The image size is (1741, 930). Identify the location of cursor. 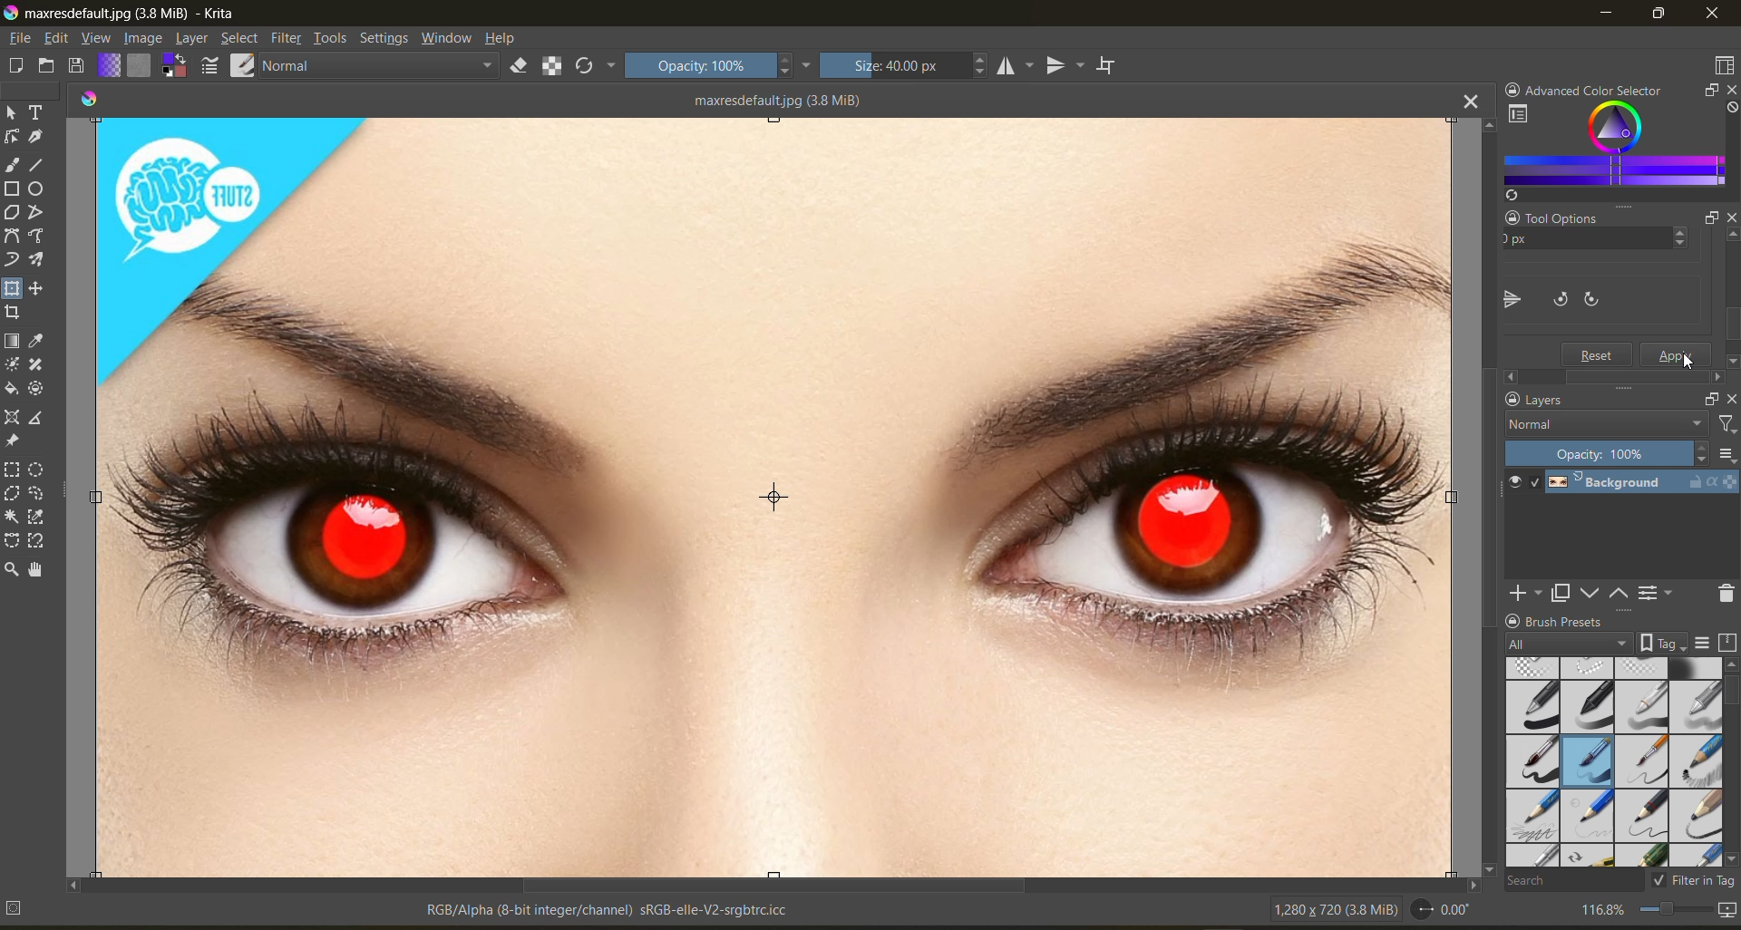
(1689, 363).